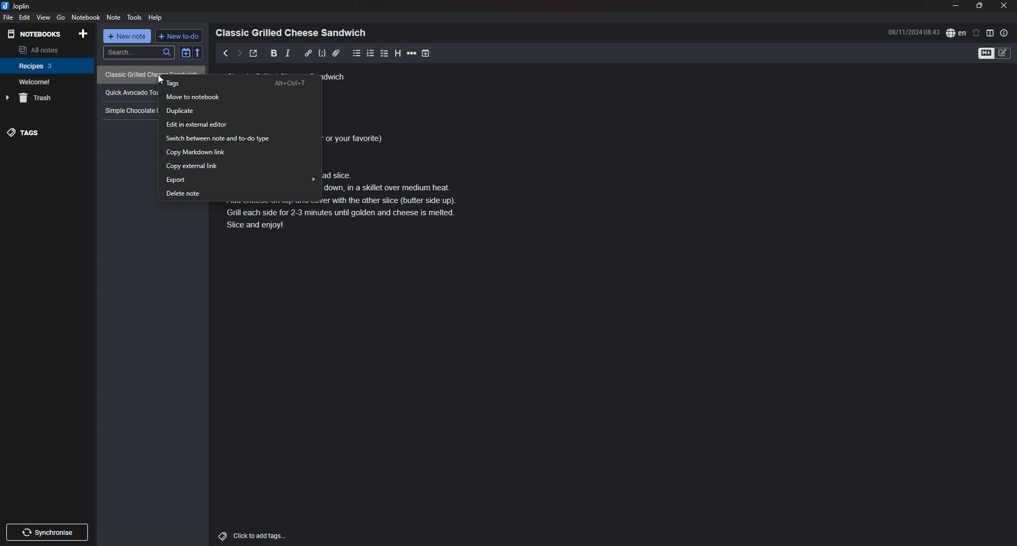 This screenshot has width=1017, height=546. I want to click on bullet list, so click(357, 53).